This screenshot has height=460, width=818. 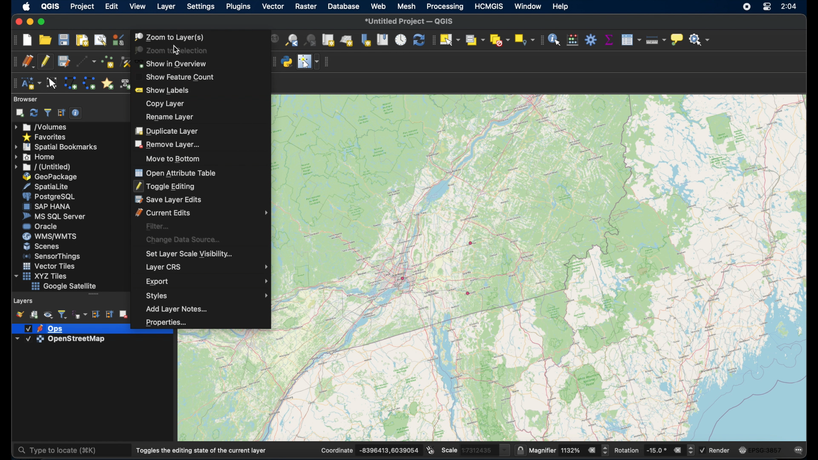 What do you see at coordinates (164, 89) in the screenshot?
I see `show labels` at bounding box center [164, 89].